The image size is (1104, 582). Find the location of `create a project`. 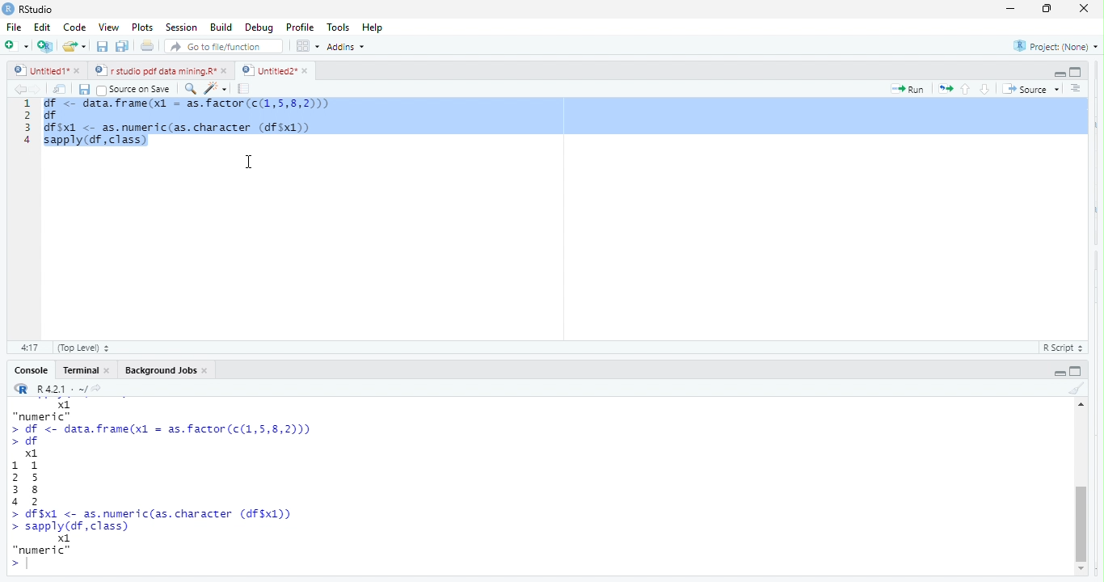

create a project is located at coordinates (45, 47).